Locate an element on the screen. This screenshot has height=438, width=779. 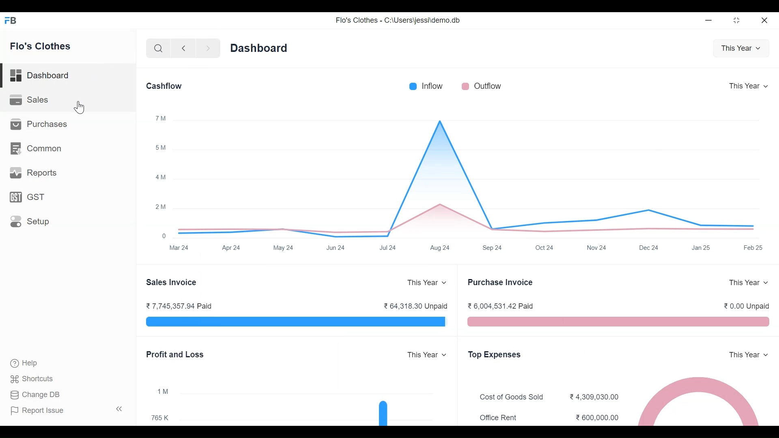
Nov 24 is located at coordinates (596, 248).